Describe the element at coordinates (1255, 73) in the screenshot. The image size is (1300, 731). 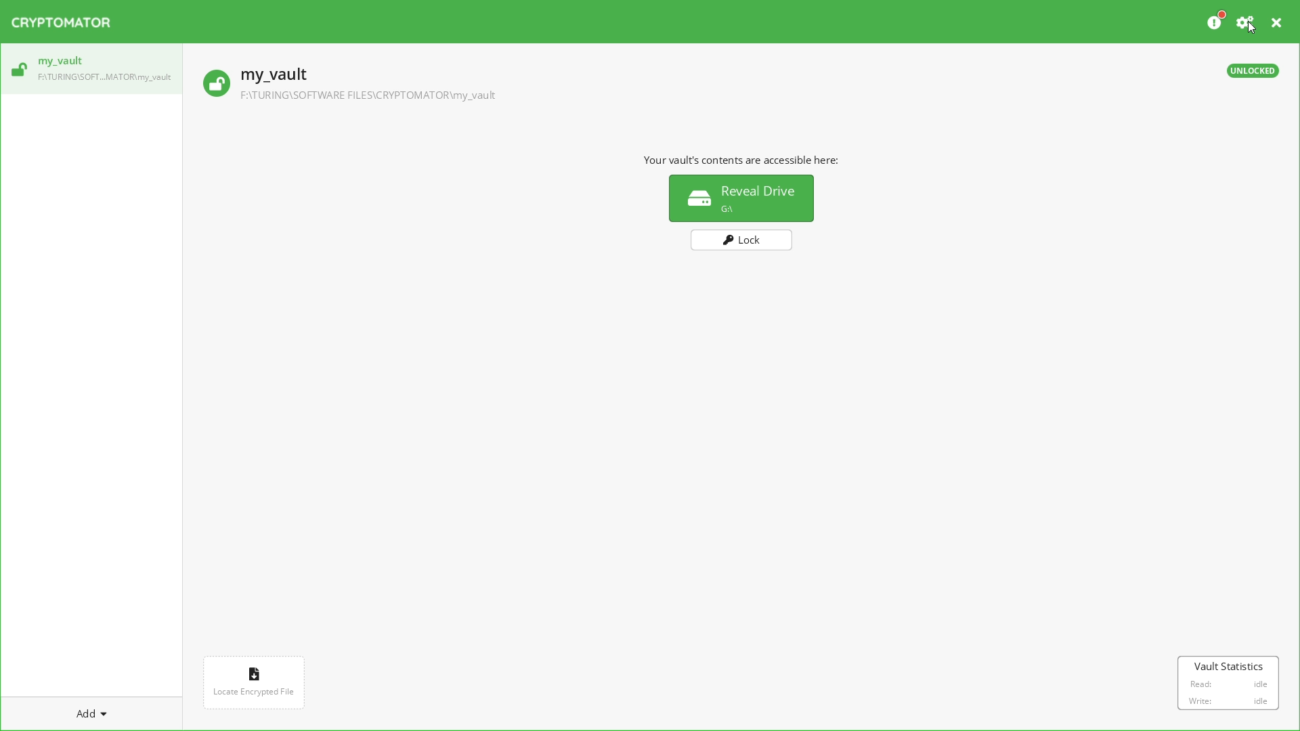
I see `Unlocked` at that location.